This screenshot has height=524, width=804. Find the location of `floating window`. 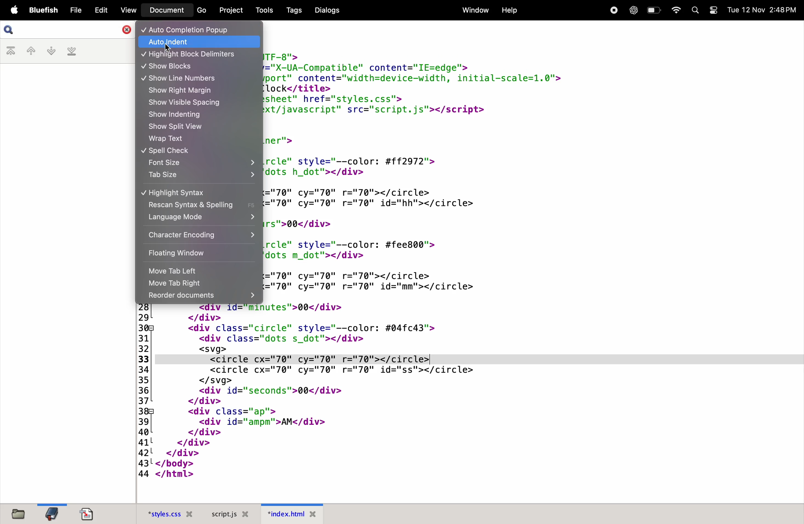

floating window is located at coordinates (199, 254).